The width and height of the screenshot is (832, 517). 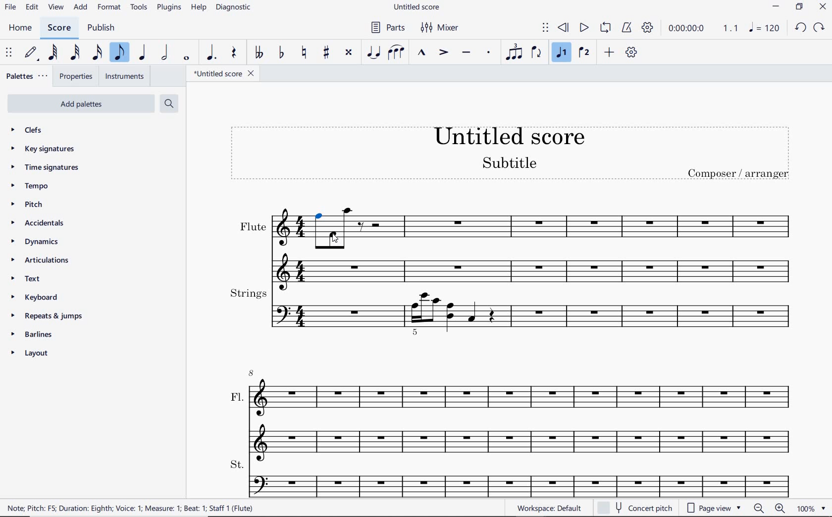 What do you see at coordinates (97, 53) in the screenshot?
I see `16TH NOTE` at bounding box center [97, 53].